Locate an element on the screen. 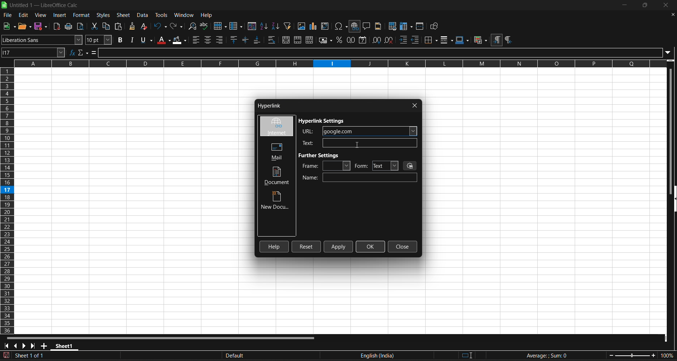  close is located at coordinates (665, 5).